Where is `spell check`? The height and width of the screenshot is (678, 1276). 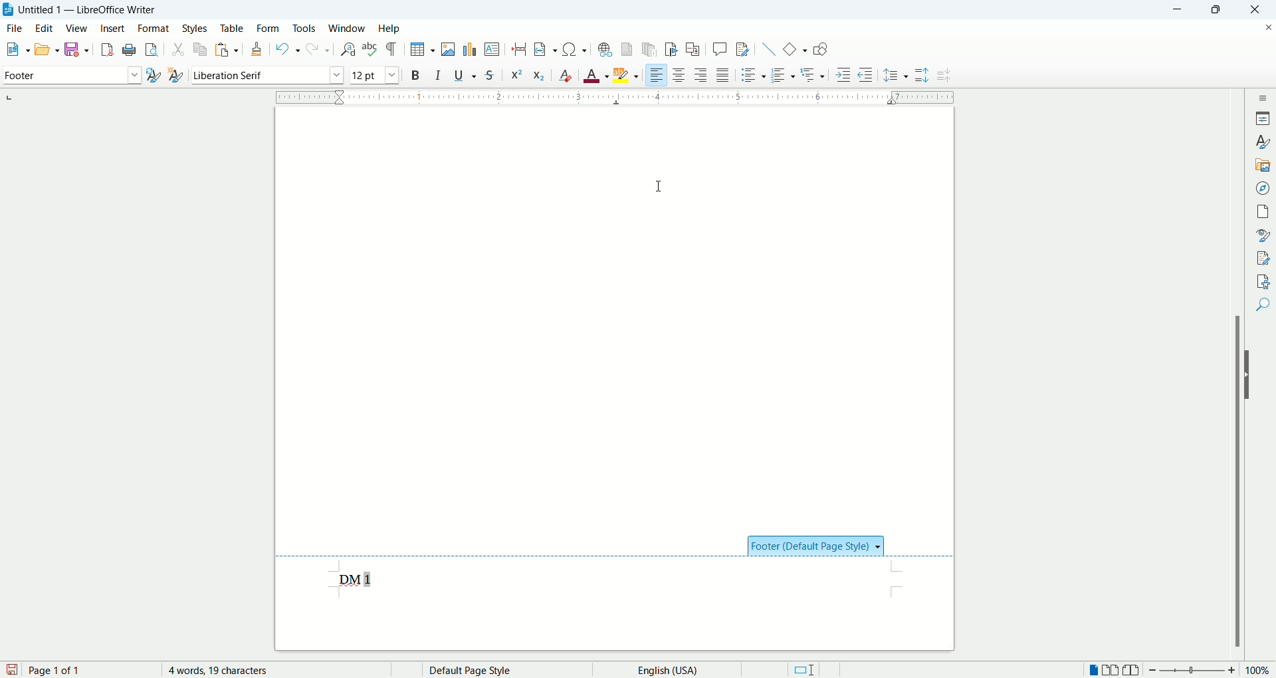 spell check is located at coordinates (372, 49).